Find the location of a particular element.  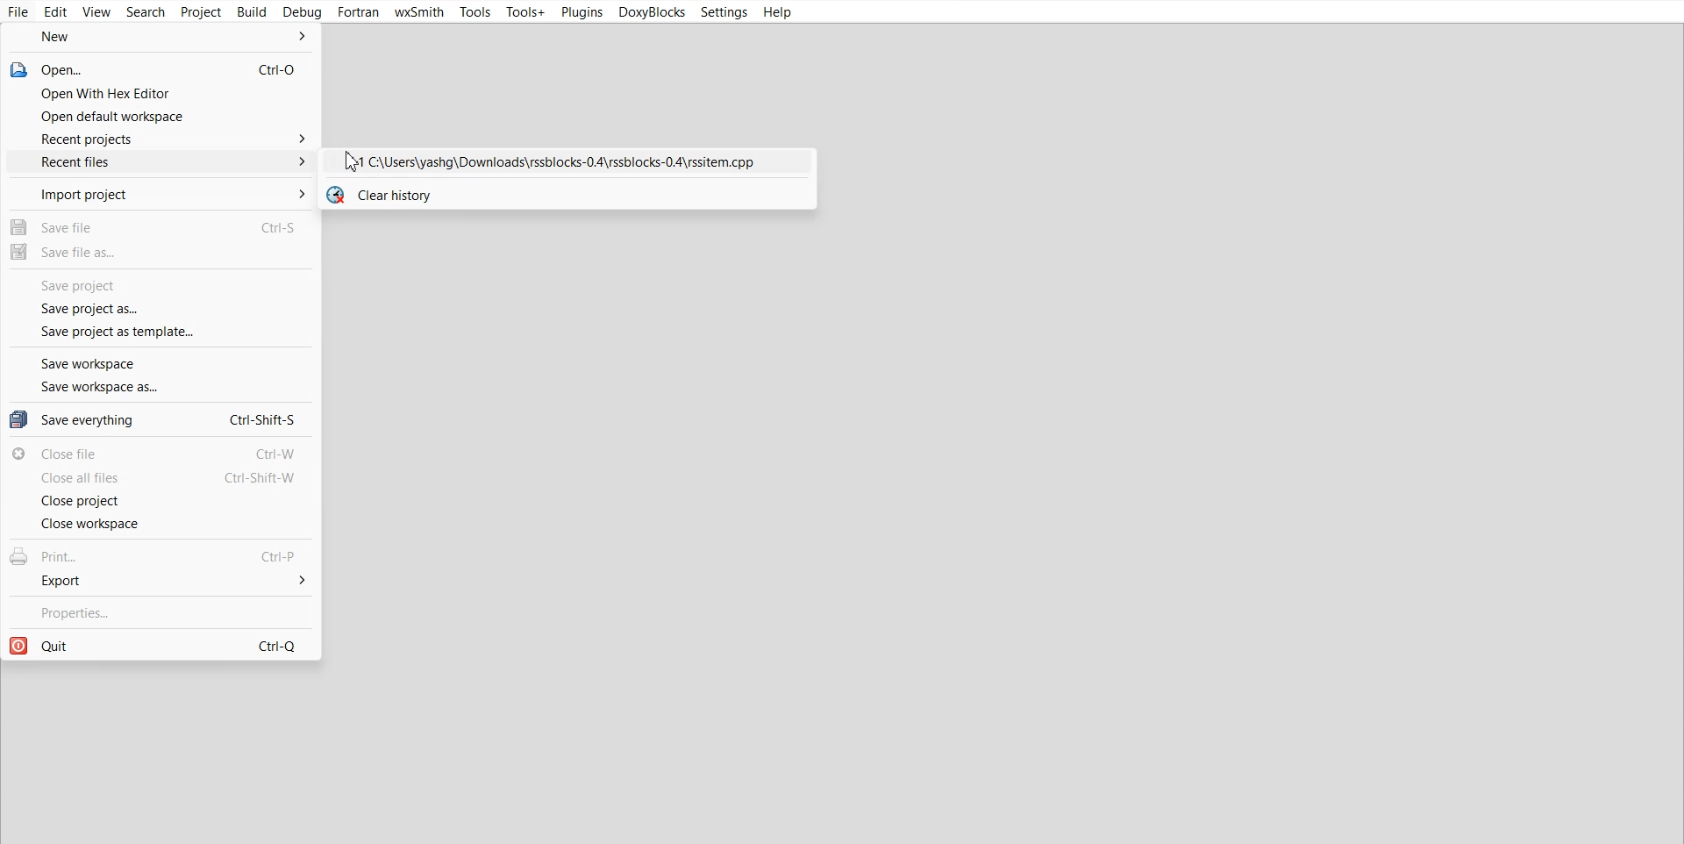

Close all files is located at coordinates (161, 478).